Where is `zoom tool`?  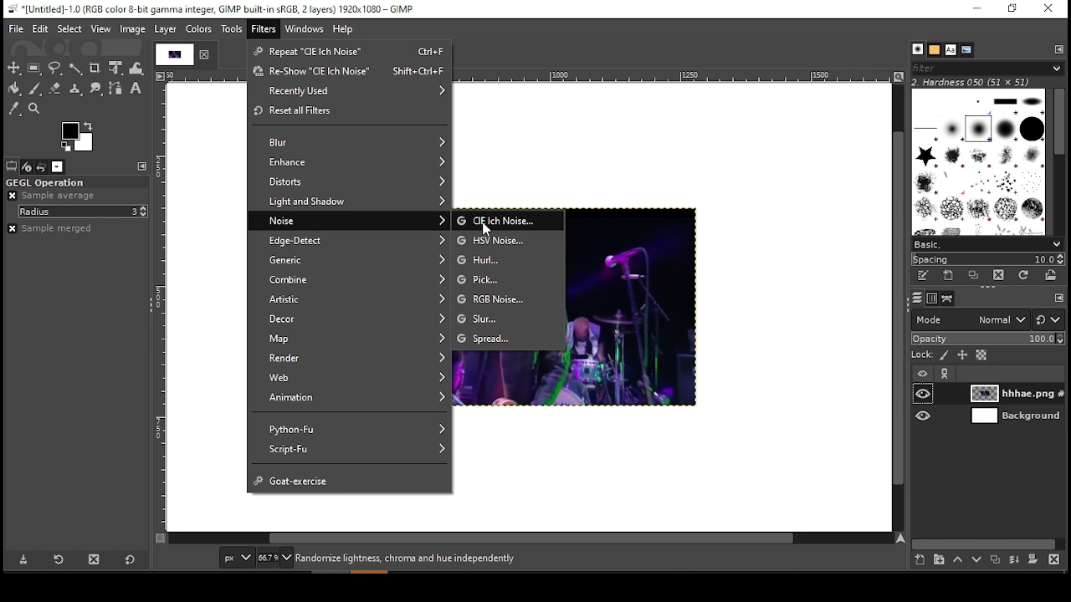
zoom tool is located at coordinates (35, 110).